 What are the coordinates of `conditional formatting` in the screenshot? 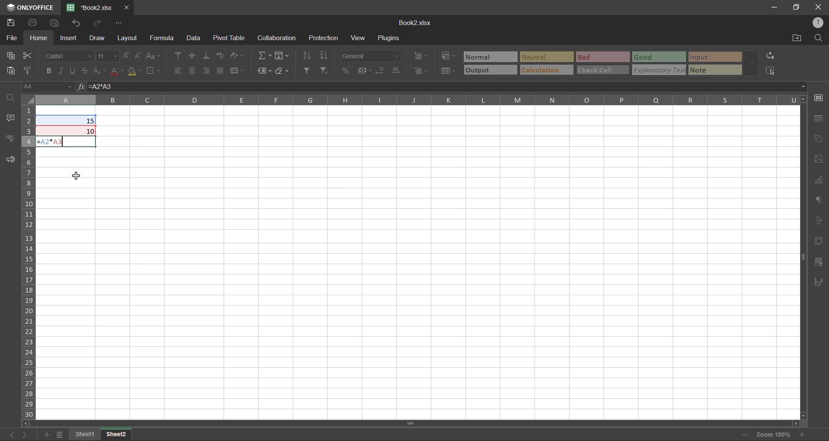 It's located at (449, 56).